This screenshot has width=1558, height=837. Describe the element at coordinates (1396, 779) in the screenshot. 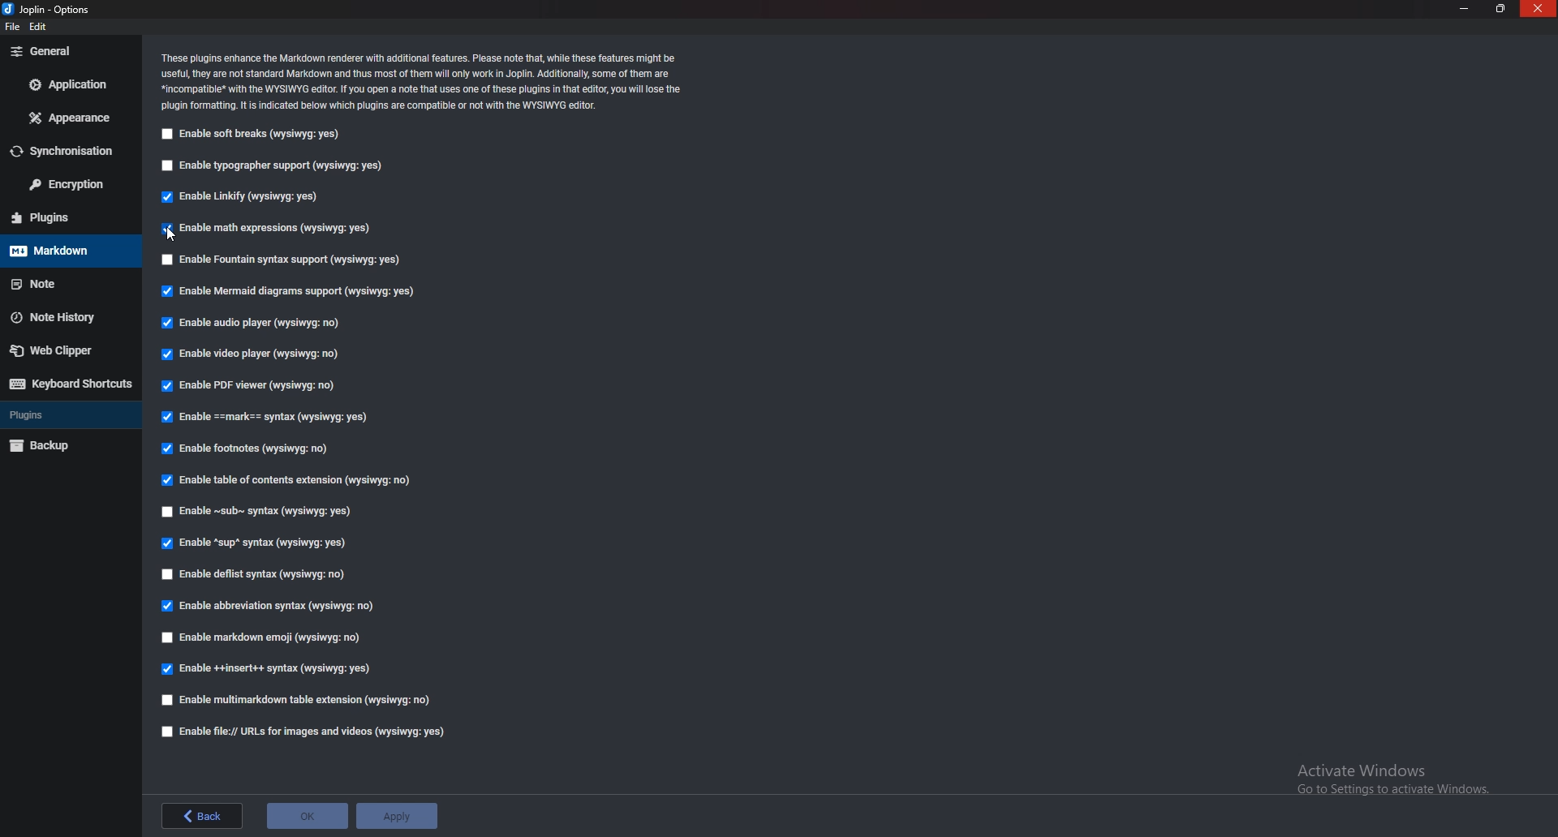

I see `Activate windows pop up` at that location.